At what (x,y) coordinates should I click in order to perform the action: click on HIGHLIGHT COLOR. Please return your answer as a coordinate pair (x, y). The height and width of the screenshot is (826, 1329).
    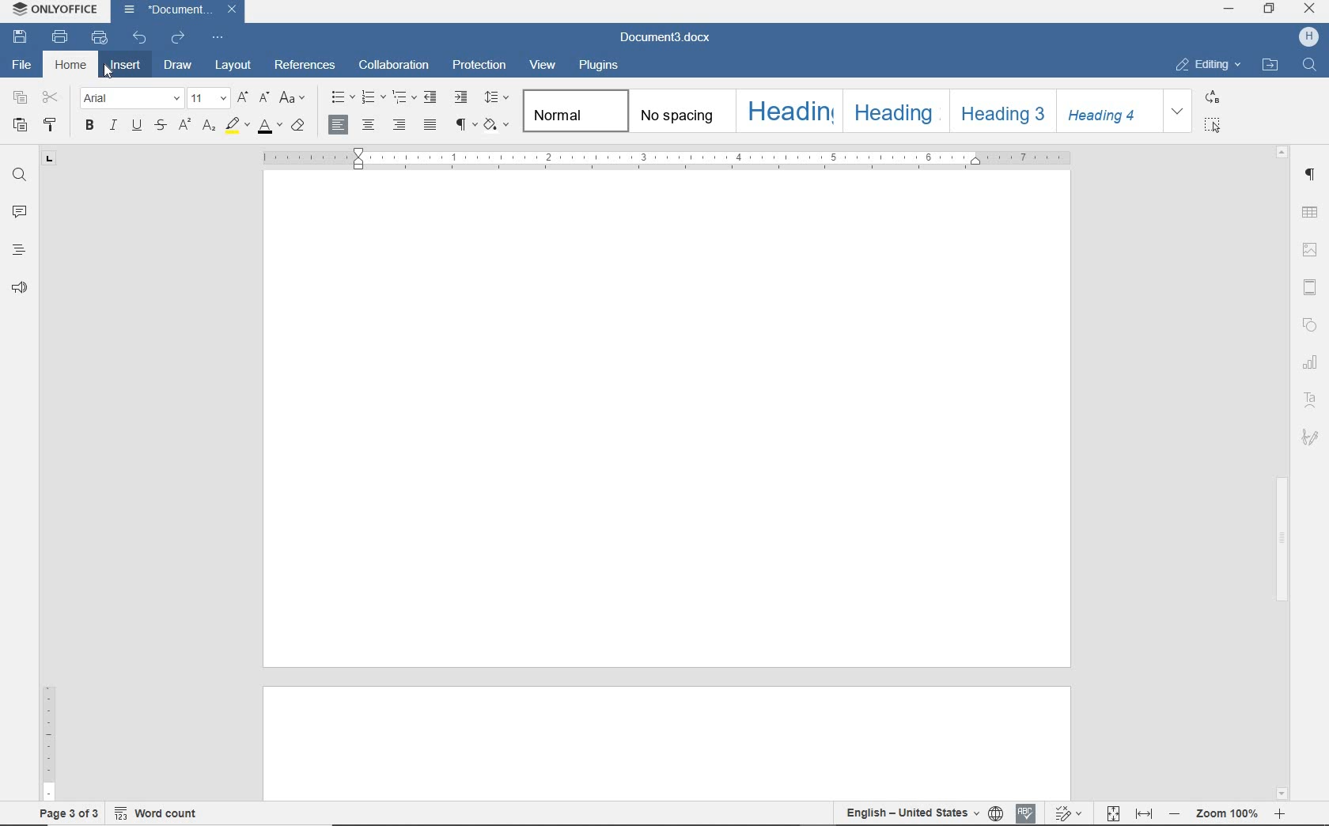
    Looking at the image, I should click on (236, 125).